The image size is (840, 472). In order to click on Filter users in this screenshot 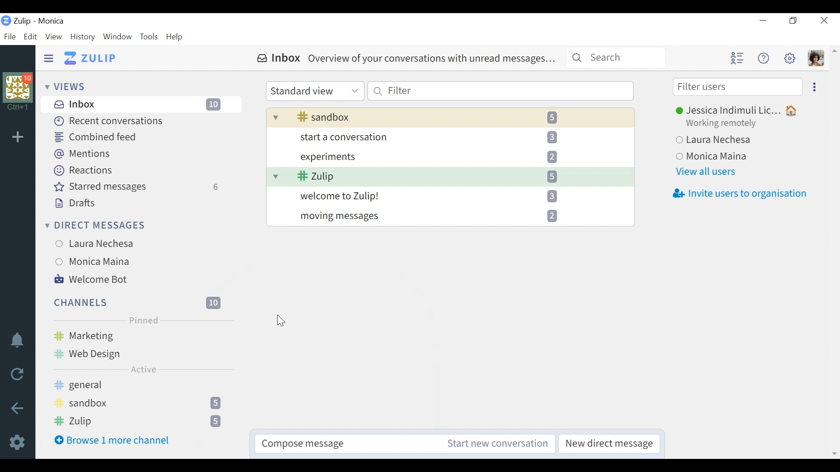, I will do `click(738, 87)`.